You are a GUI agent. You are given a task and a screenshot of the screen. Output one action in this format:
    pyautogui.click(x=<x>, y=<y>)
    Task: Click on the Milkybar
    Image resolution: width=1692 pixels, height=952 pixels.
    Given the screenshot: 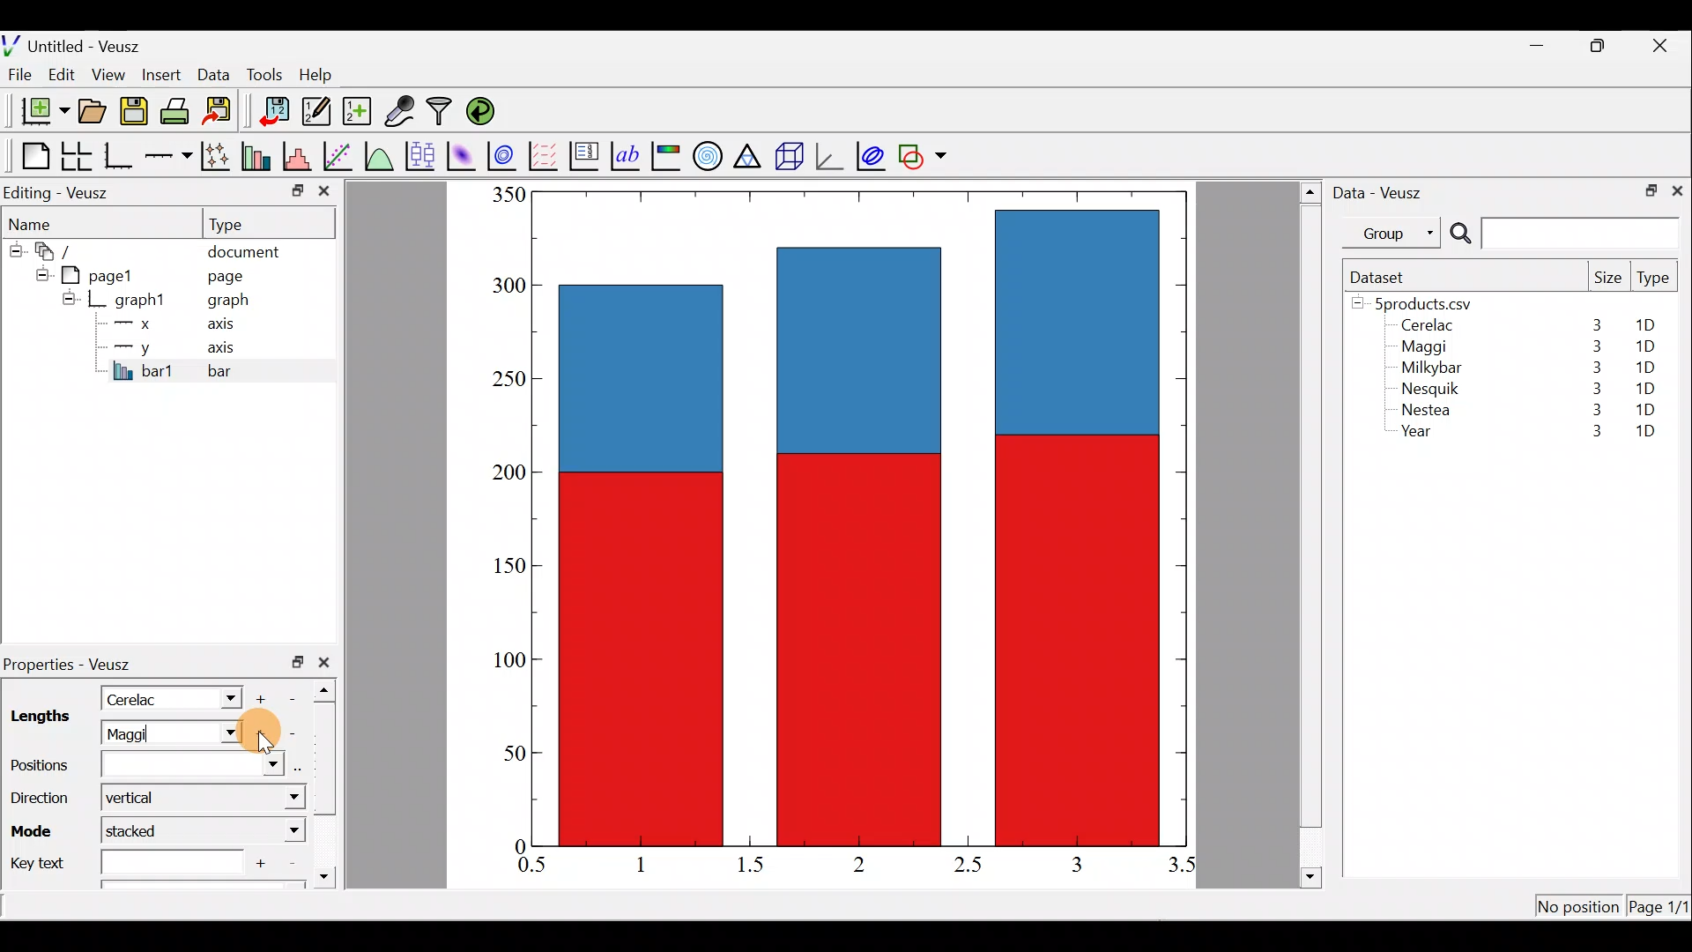 What is the action you would take?
    pyautogui.click(x=1427, y=369)
    